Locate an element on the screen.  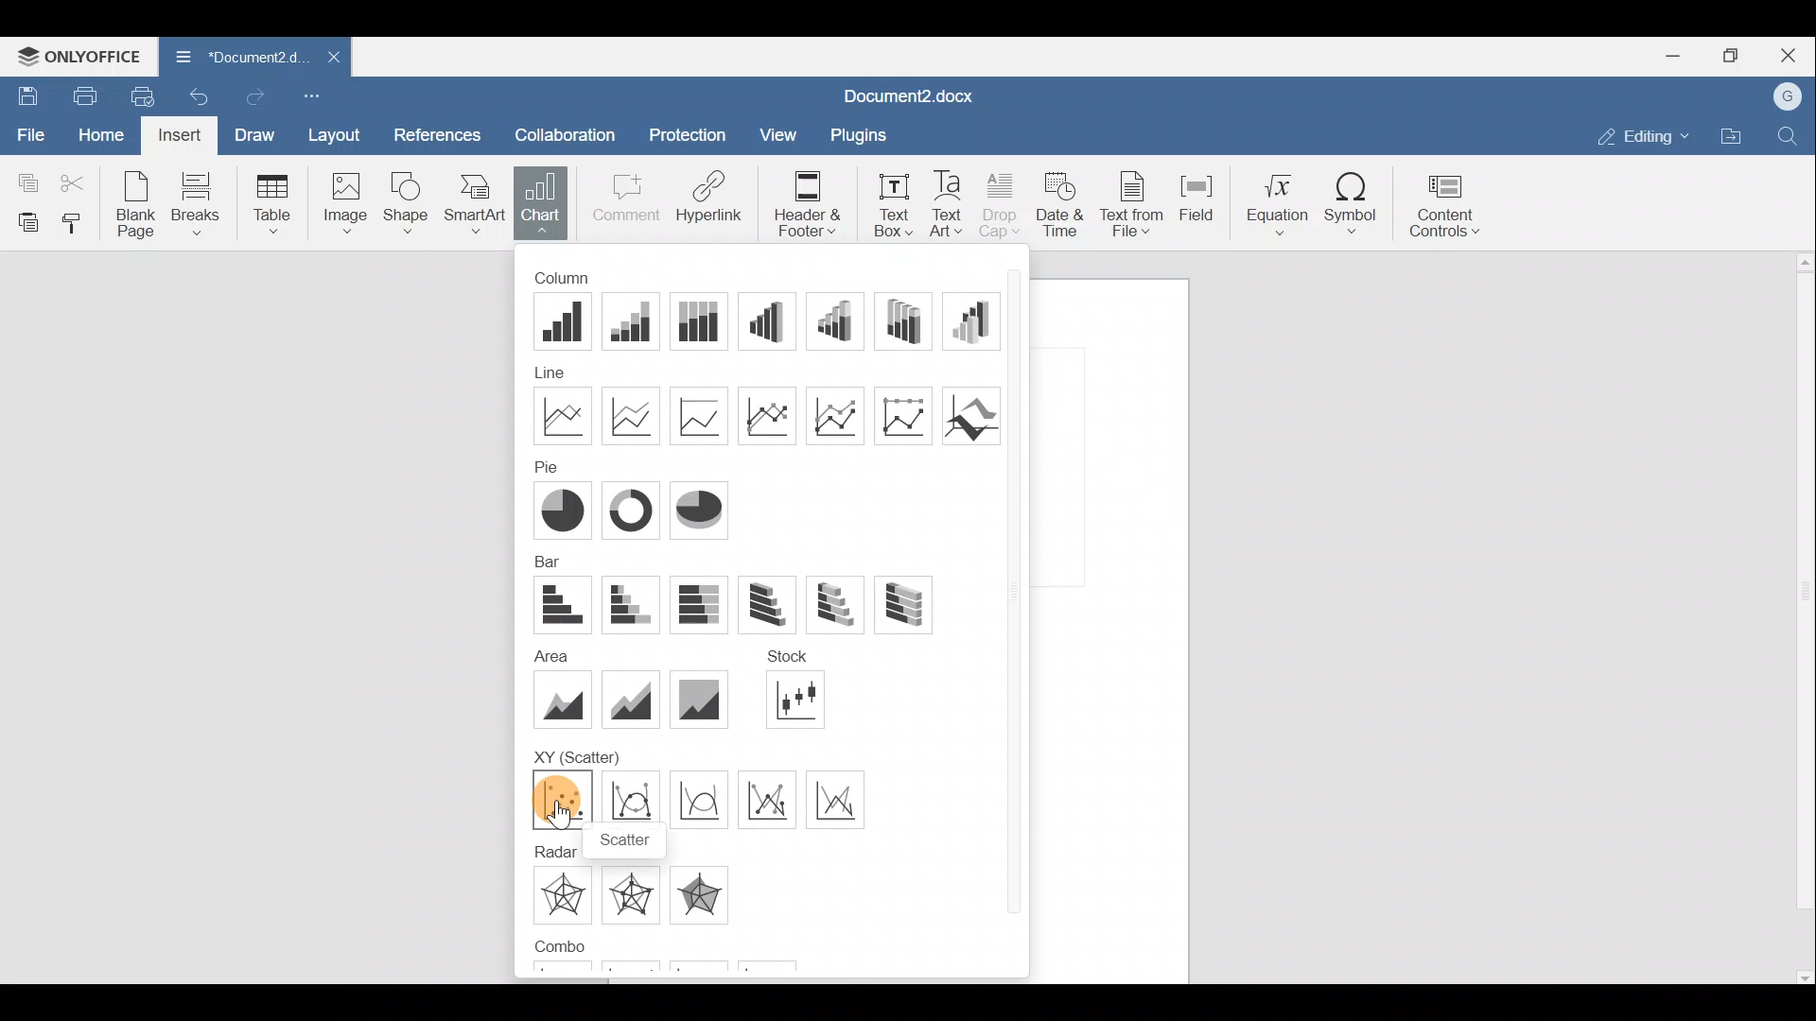
Clustered column-line is located at coordinates (558, 972).